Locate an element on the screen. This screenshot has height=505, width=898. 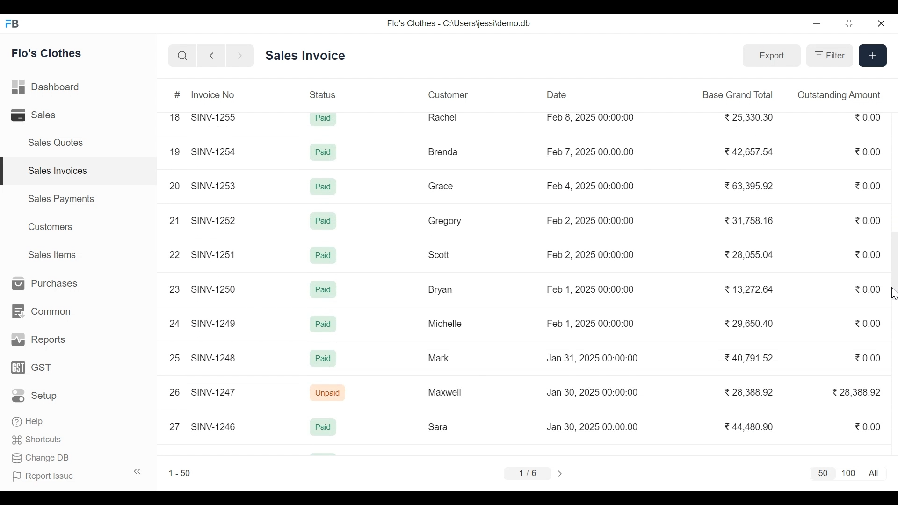
# is located at coordinates (178, 95).